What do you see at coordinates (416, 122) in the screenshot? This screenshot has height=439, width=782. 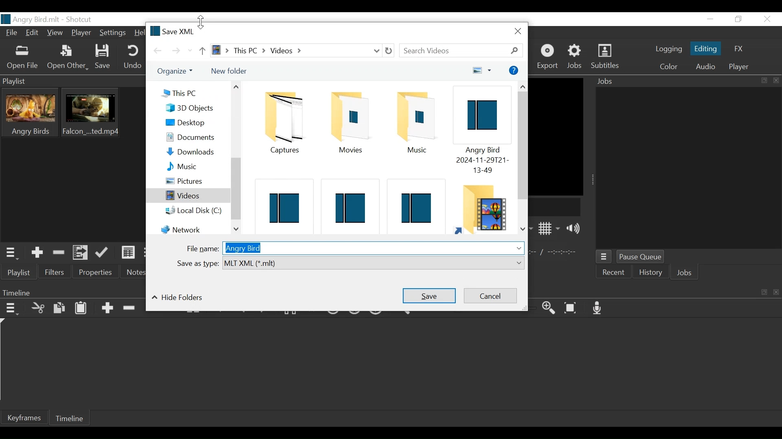 I see `Musiic` at bounding box center [416, 122].